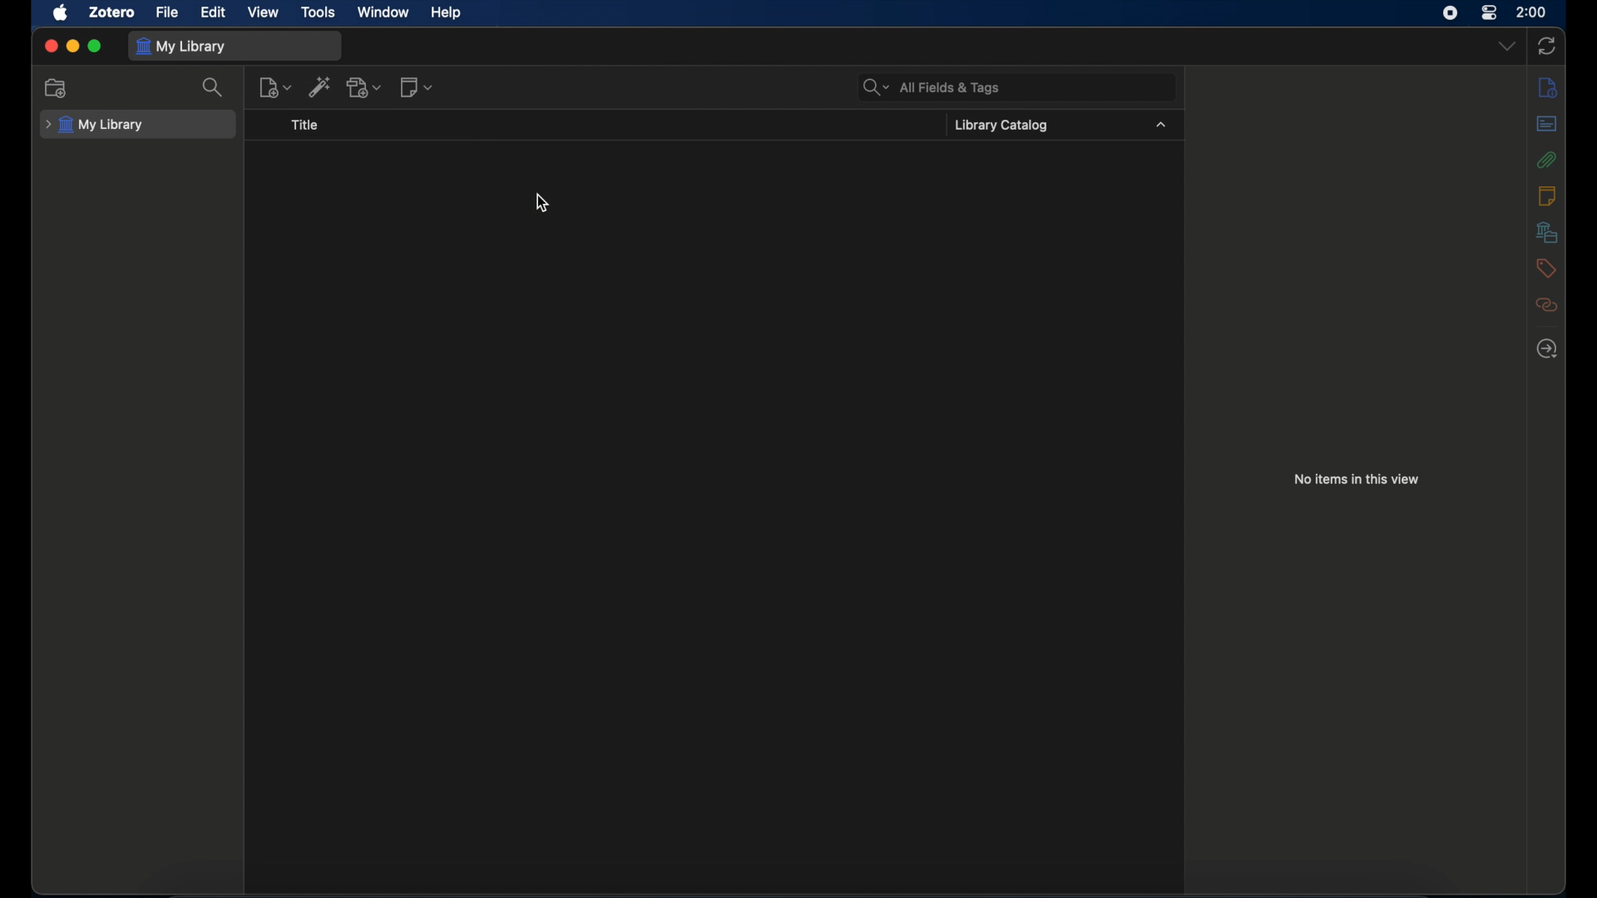  What do you see at coordinates (95, 126) in the screenshot?
I see `my library` at bounding box center [95, 126].